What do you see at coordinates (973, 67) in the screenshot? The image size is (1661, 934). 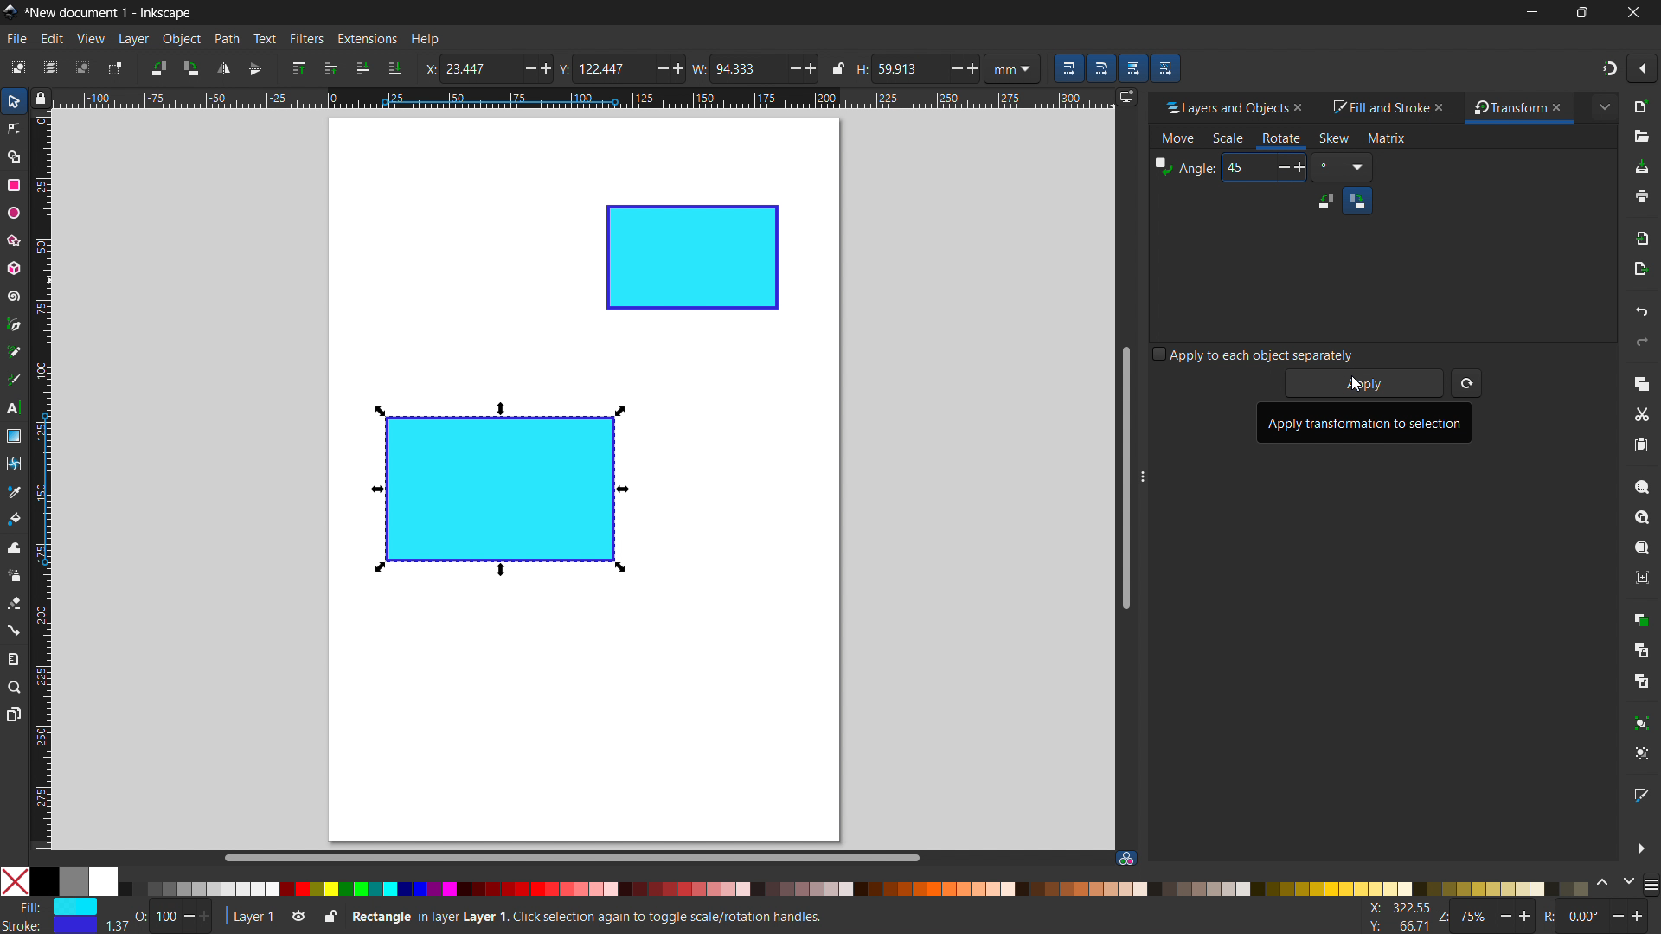 I see `Add/ increase` at bounding box center [973, 67].